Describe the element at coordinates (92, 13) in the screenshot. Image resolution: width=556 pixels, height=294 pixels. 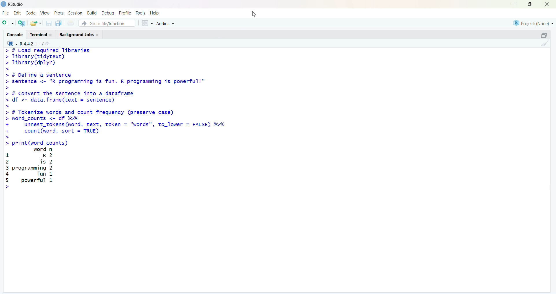
I see `build` at that location.